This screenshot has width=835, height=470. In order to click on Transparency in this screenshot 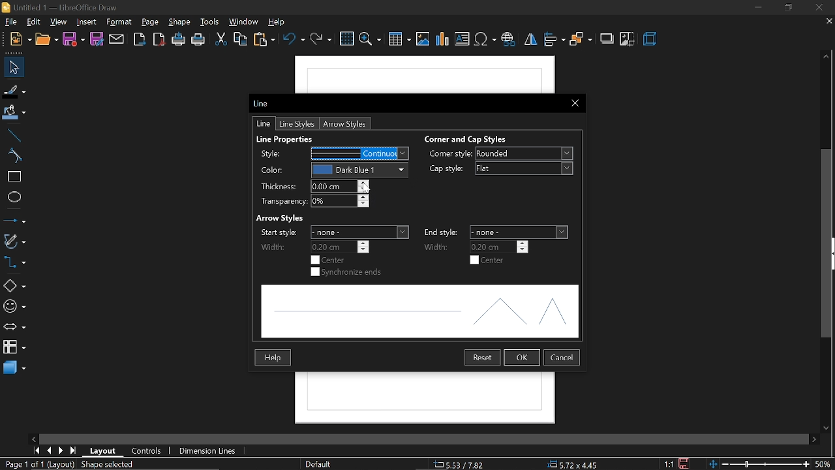, I will do `click(279, 202)`.